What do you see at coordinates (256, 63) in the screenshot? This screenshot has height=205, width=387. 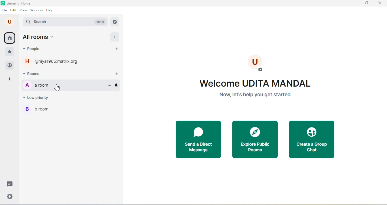 I see `add profile photo` at bounding box center [256, 63].